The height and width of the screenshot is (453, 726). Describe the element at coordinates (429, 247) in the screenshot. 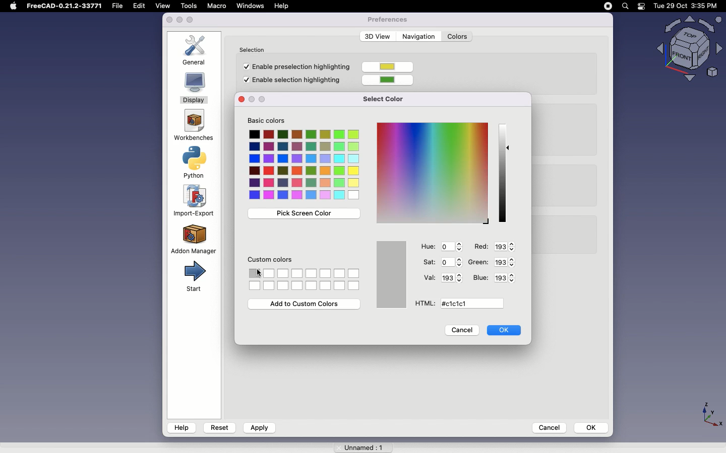

I see `Hue` at that location.